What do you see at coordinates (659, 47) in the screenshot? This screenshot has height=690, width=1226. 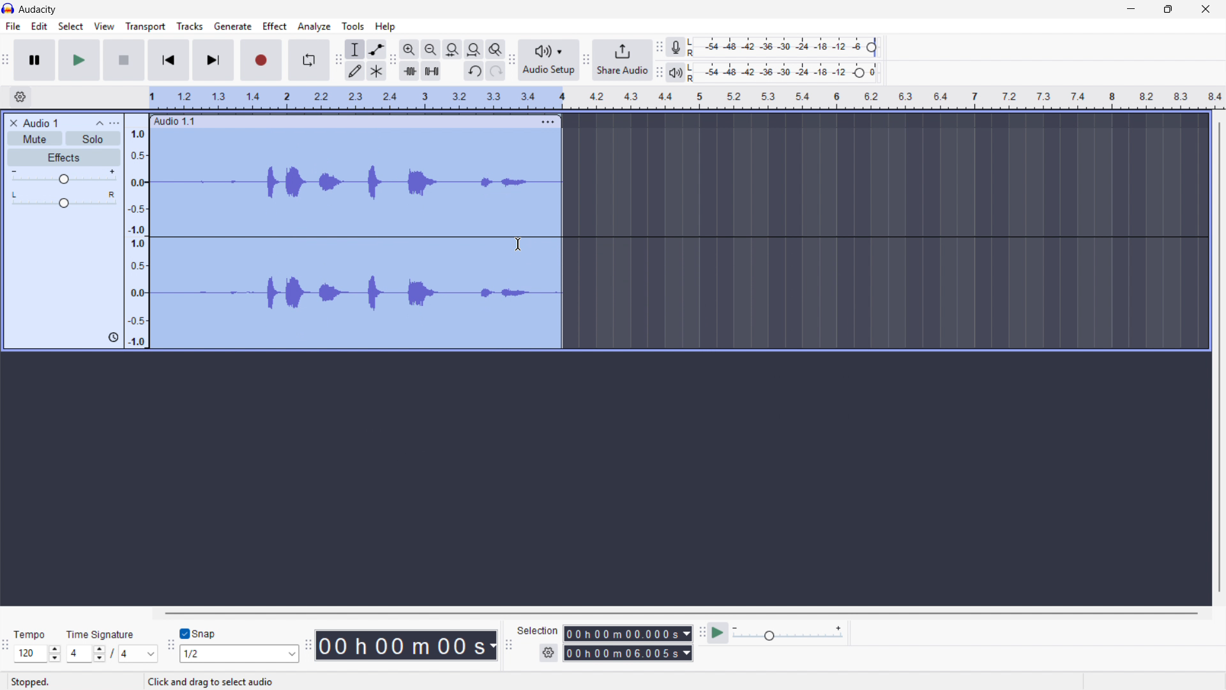 I see `Recording metre toolbar` at bounding box center [659, 47].